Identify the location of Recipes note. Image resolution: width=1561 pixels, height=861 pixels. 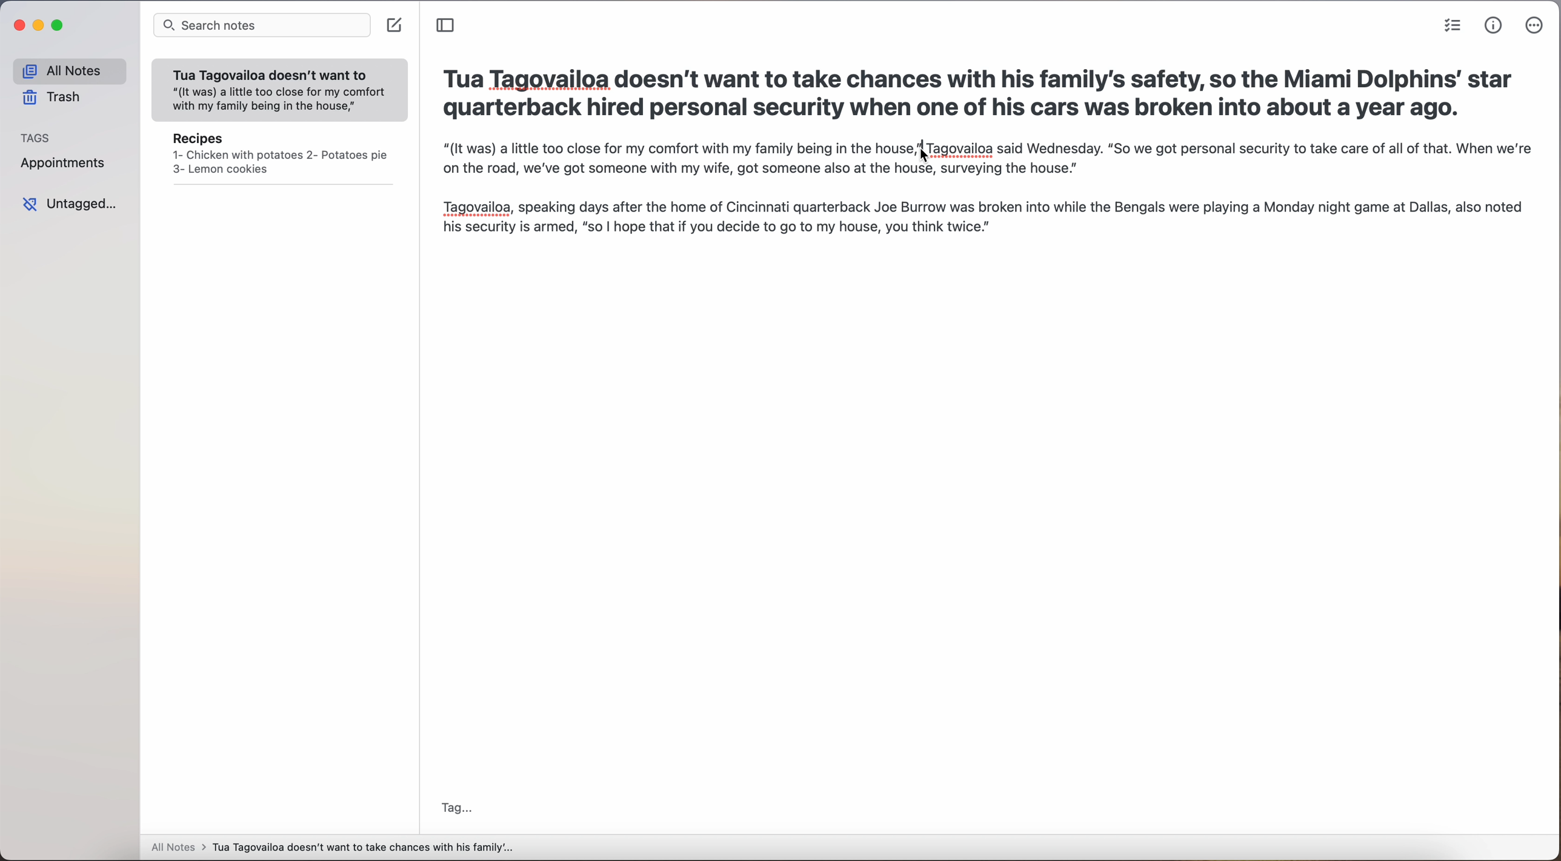
(280, 158).